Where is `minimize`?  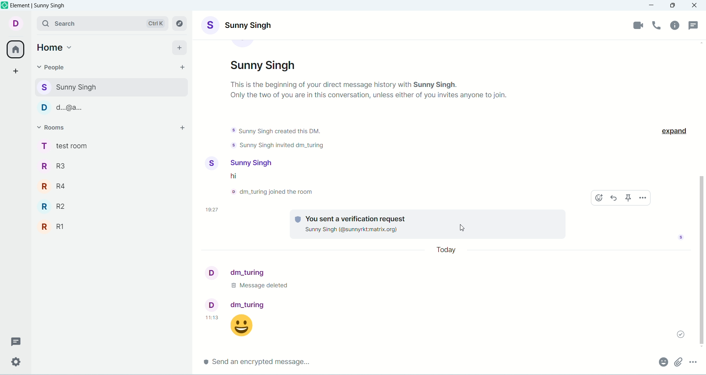 minimize is located at coordinates (652, 6).